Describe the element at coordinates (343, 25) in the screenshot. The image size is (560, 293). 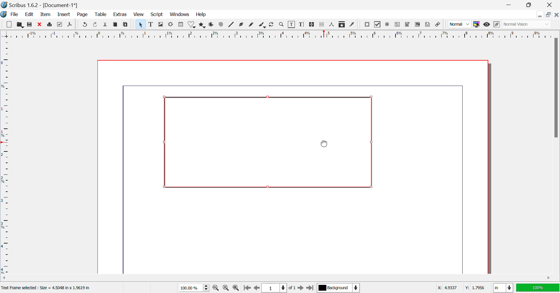
I see `Copy Item Properties` at that location.